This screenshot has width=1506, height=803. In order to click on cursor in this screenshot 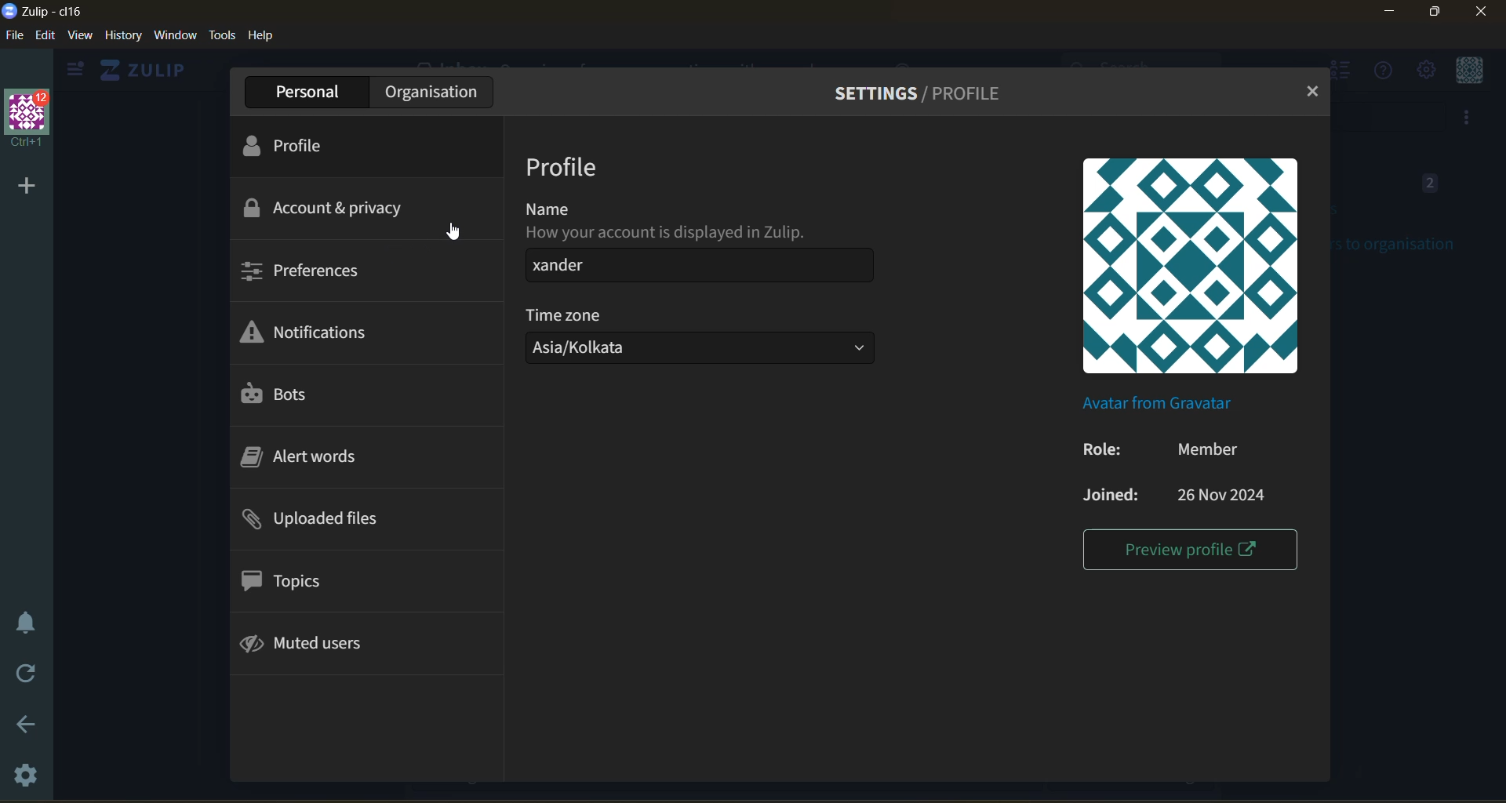, I will do `click(459, 231)`.